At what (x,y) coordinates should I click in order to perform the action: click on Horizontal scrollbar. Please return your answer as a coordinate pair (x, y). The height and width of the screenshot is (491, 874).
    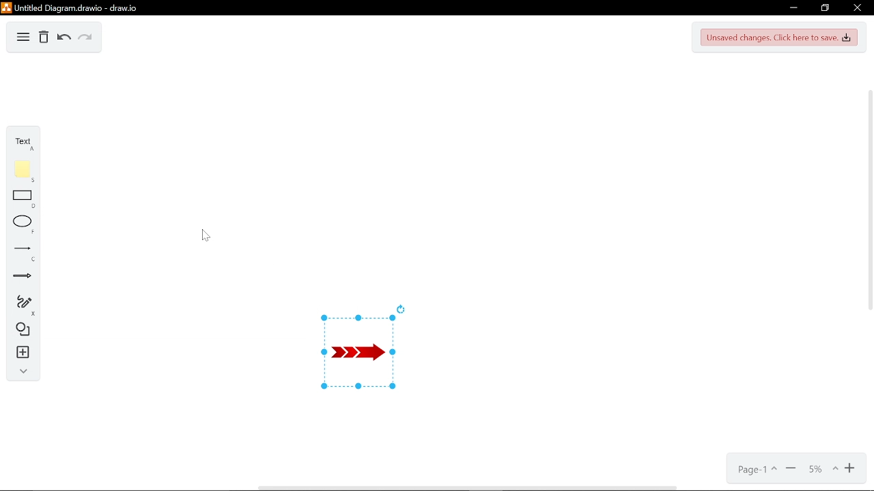
    Looking at the image, I should click on (507, 488).